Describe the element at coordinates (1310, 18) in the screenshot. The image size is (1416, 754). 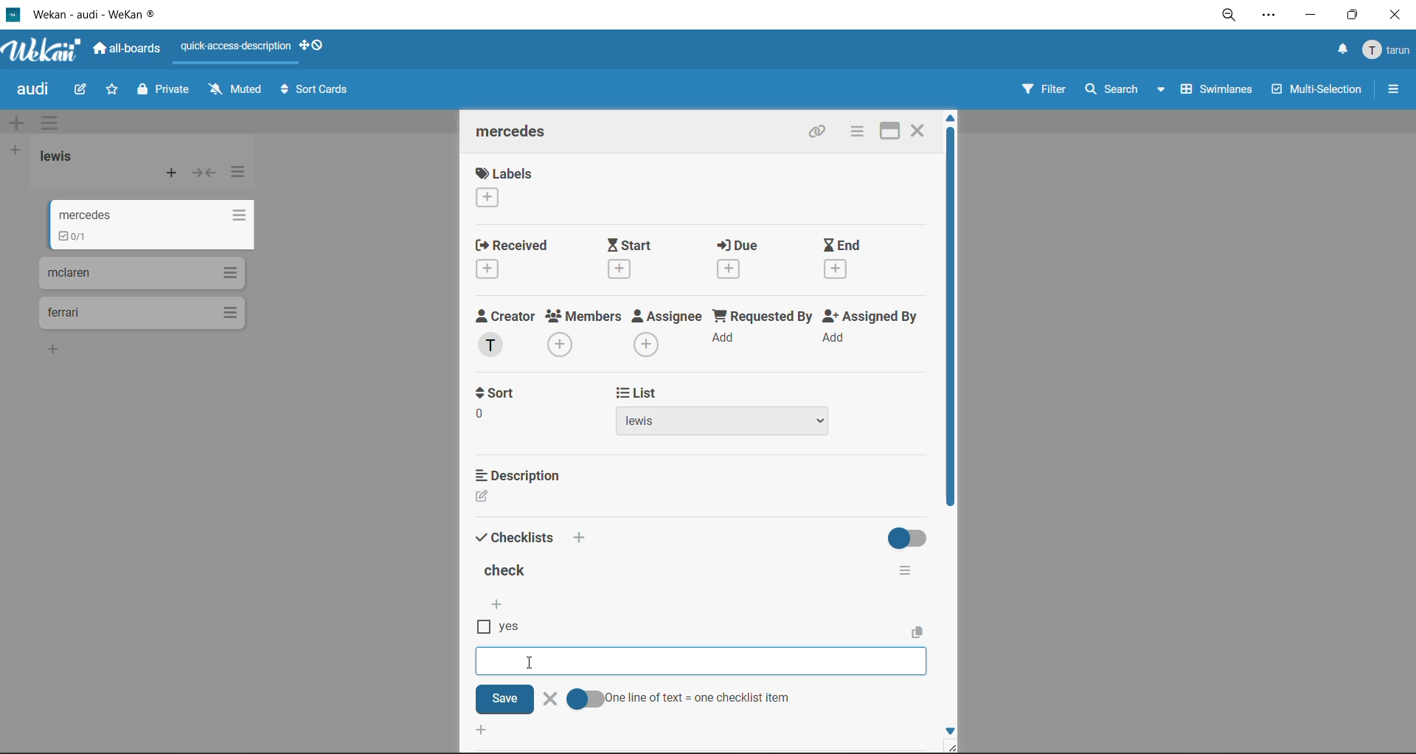
I see `minimize` at that location.